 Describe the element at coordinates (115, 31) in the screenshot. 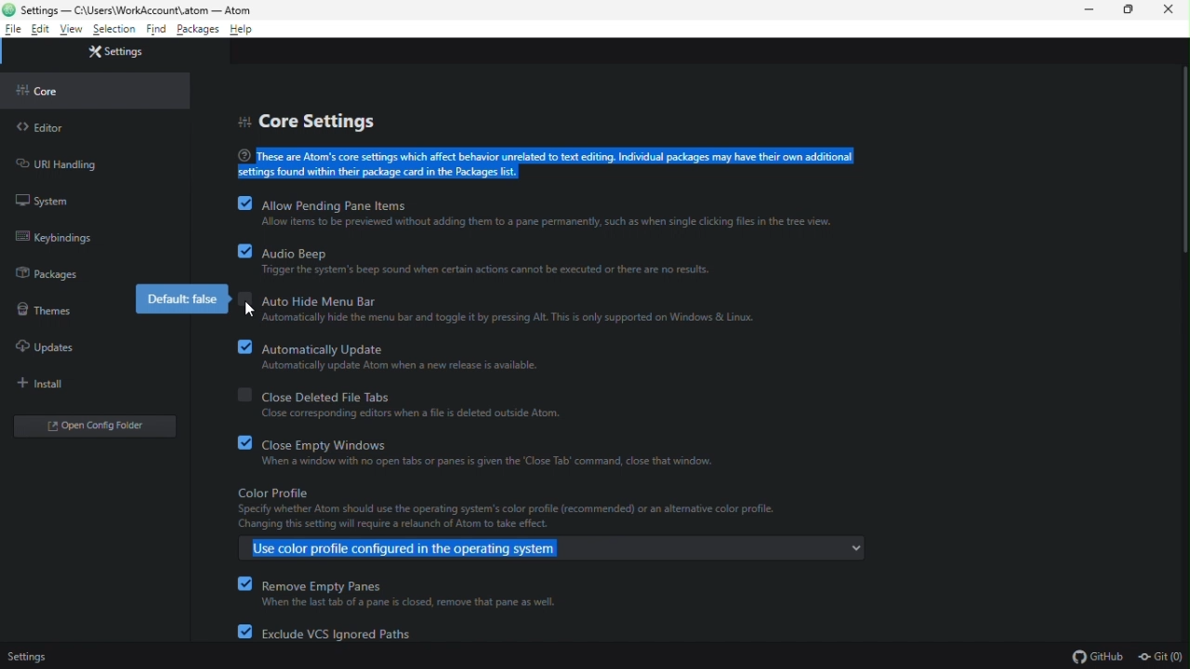

I see `selection` at that location.